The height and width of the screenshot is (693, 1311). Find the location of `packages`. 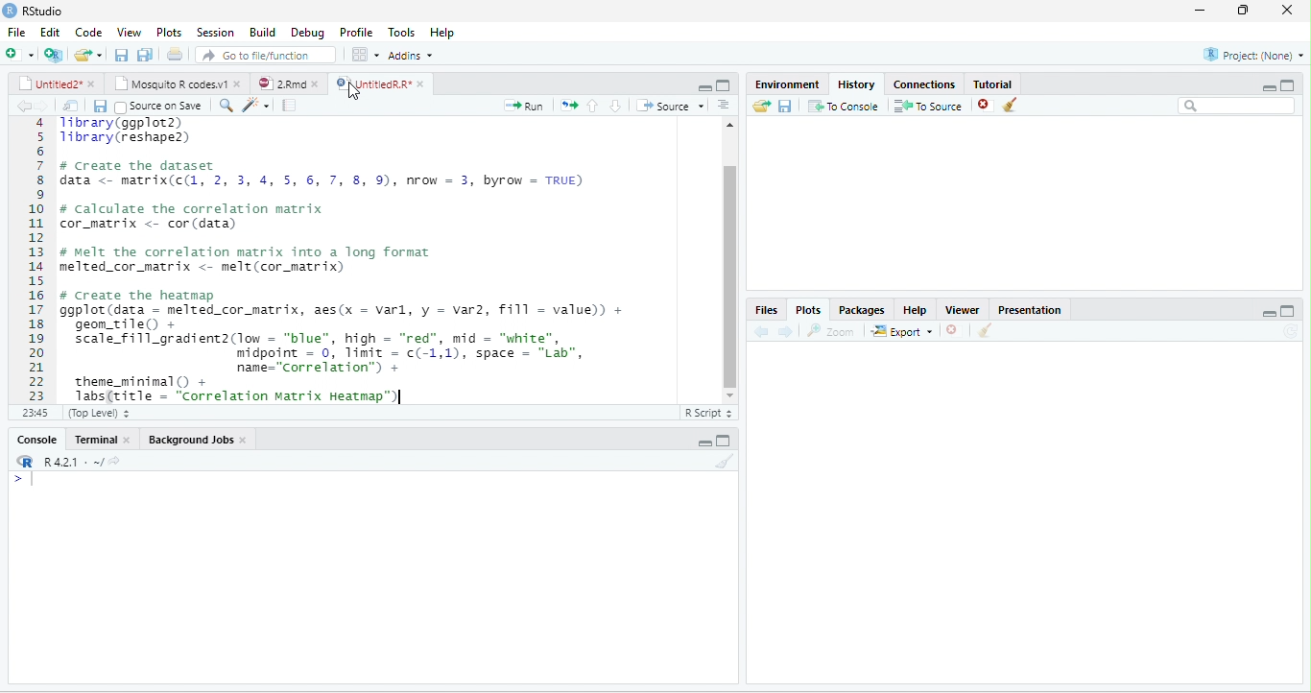

packages is located at coordinates (861, 309).